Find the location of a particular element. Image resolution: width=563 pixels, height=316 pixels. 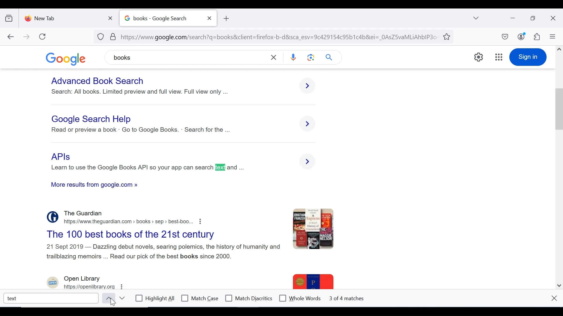

logo is located at coordinates (51, 217).